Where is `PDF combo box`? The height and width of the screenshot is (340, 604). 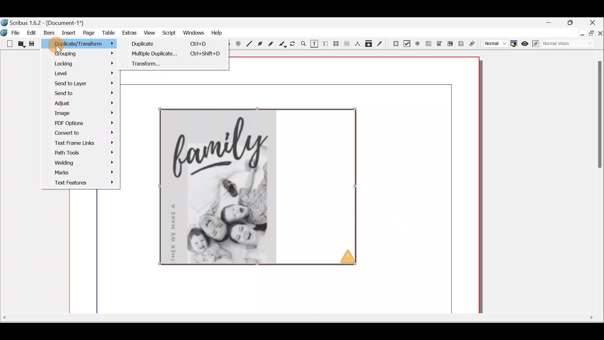
PDF combo box is located at coordinates (438, 44).